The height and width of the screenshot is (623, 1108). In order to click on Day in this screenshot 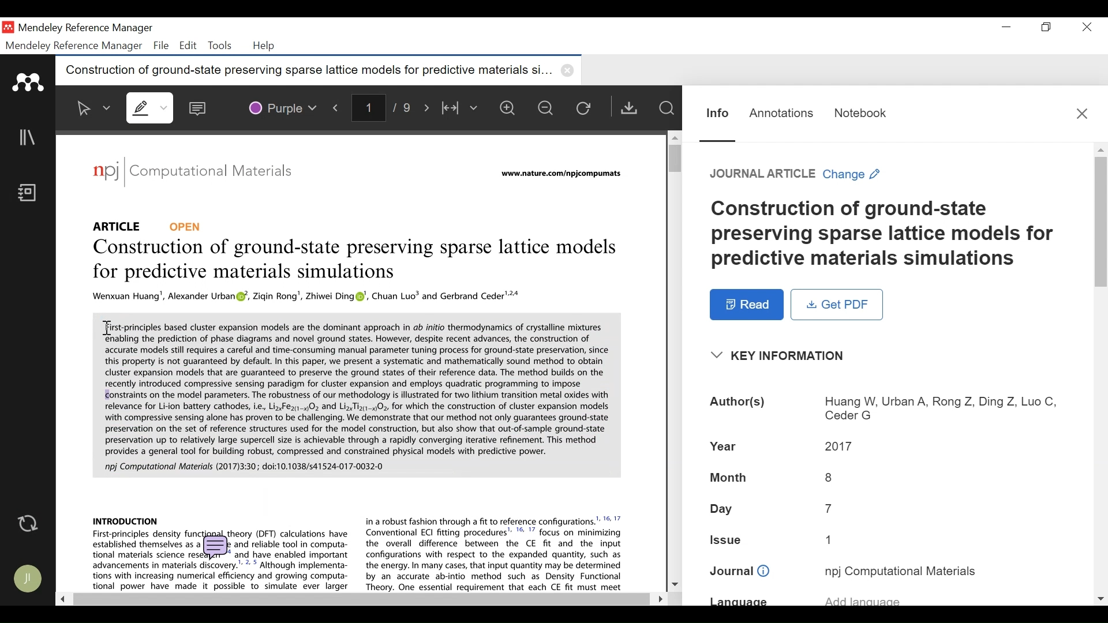, I will do `click(723, 509)`.